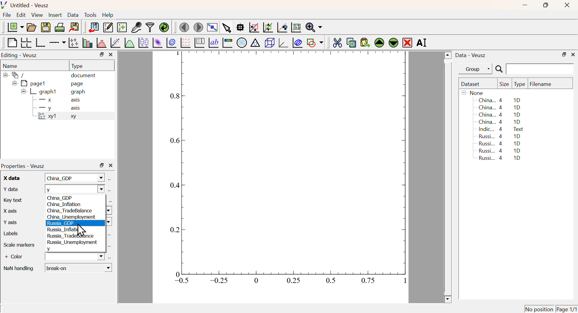 The image size is (578, 313). What do you see at coordinates (284, 170) in the screenshot?
I see `Graph` at bounding box center [284, 170].